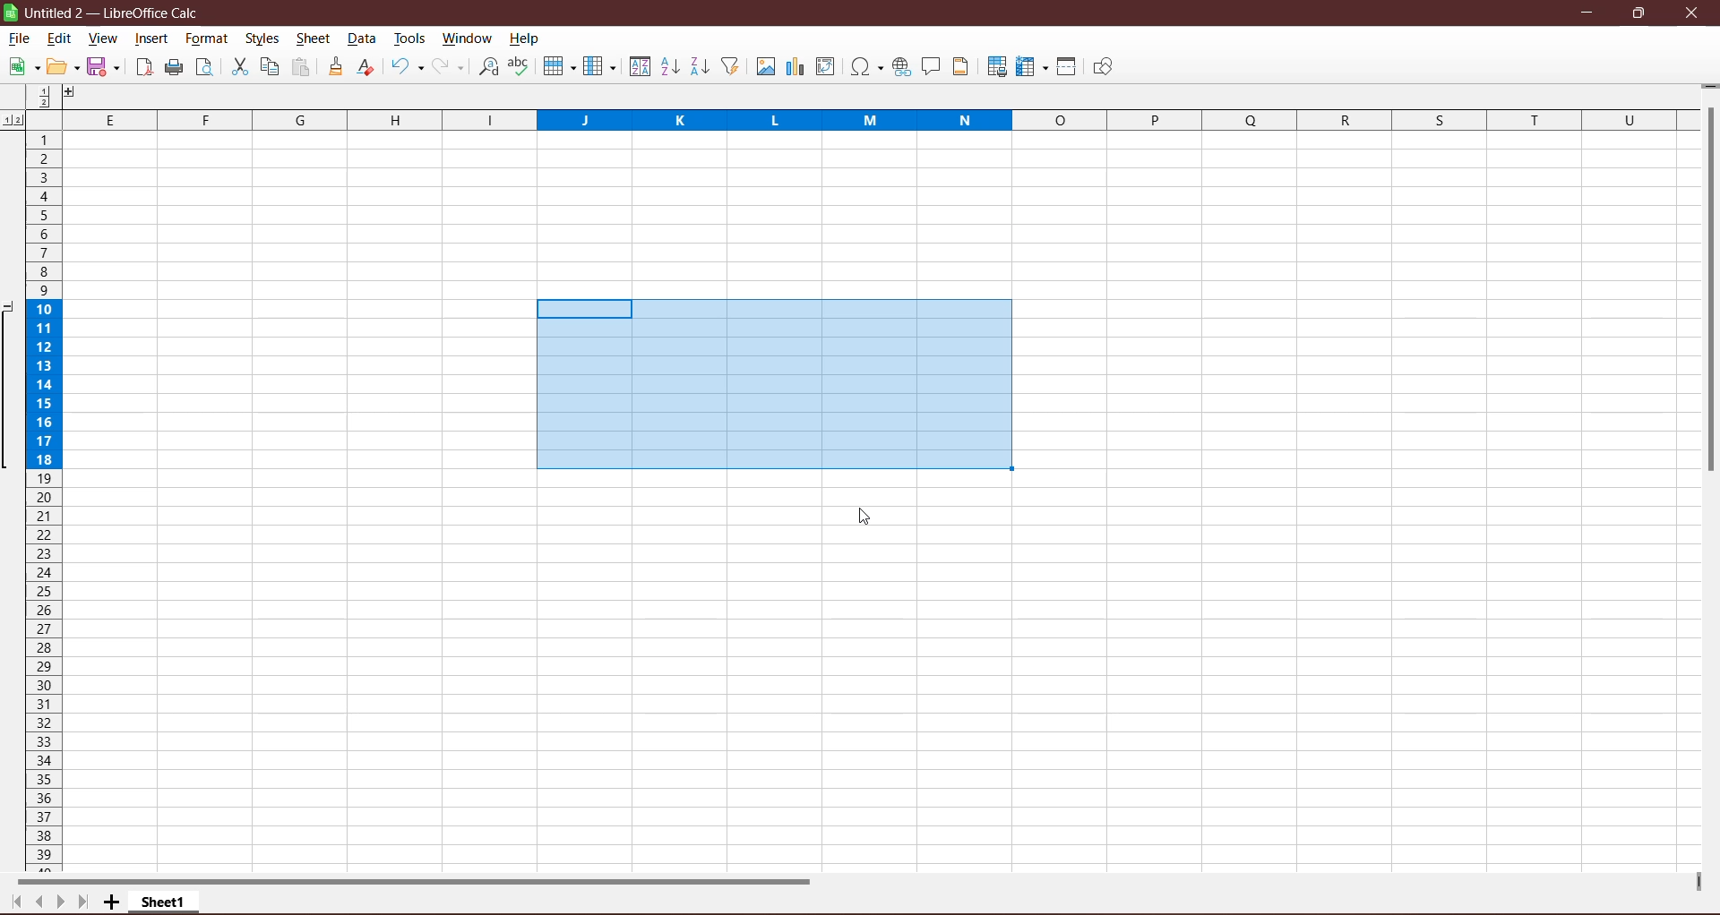  I want to click on Sheet Name, so click(166, 902).